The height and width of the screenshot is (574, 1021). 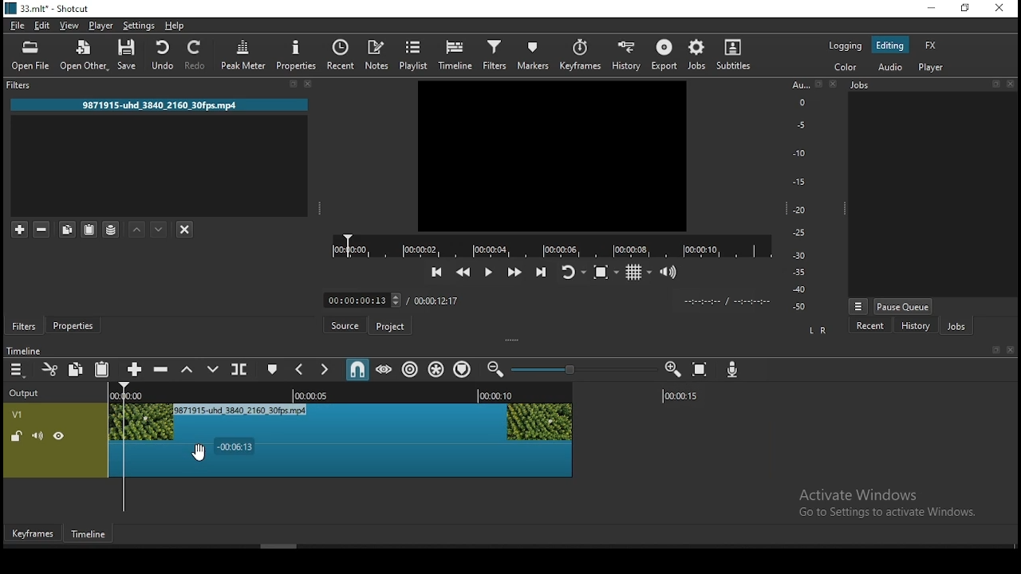 What do you see at coordinates (139, 26) in the screenshot?
I see `settings` at bounding box center [139, 26].